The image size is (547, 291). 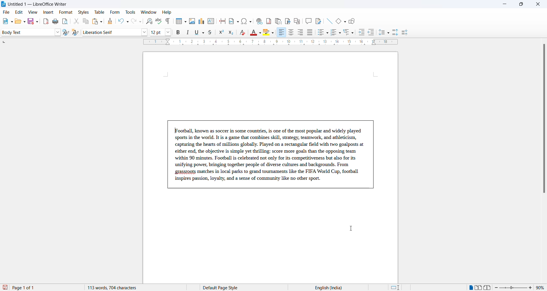 What do you see at coordinates (34, 20) in the screenshot?
I see `save as` at bounding box center [34, 20].